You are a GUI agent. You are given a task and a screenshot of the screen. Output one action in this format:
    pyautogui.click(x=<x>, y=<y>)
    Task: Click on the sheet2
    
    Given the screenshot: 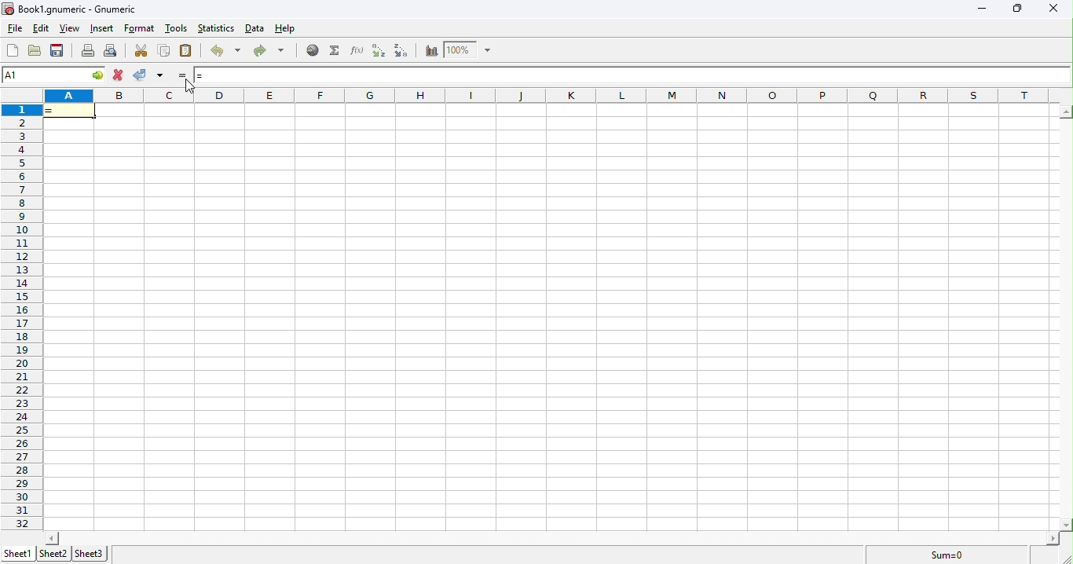 What is the action you would take?
    pyautogui.click(x=53, y=553)
    